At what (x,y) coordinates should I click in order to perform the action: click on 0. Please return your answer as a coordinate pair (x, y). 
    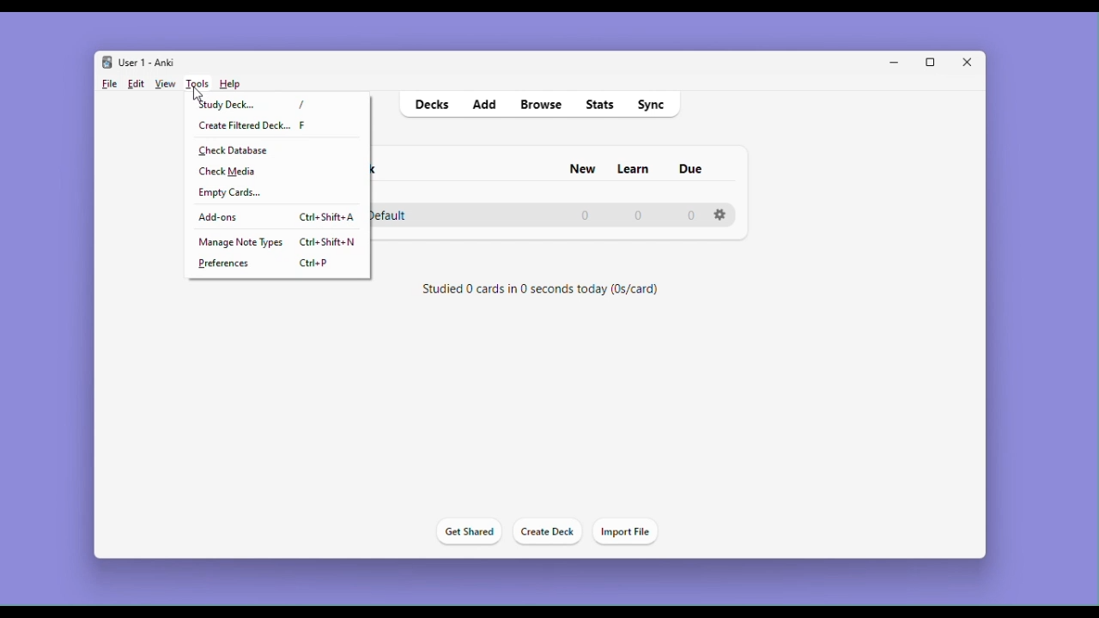
    Looking at the image, I should click on (637, 216).